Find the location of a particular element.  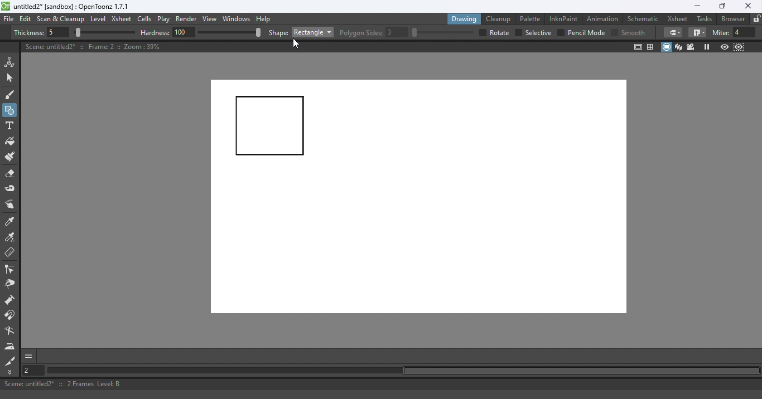

100 is located at coordinates (184, 32).